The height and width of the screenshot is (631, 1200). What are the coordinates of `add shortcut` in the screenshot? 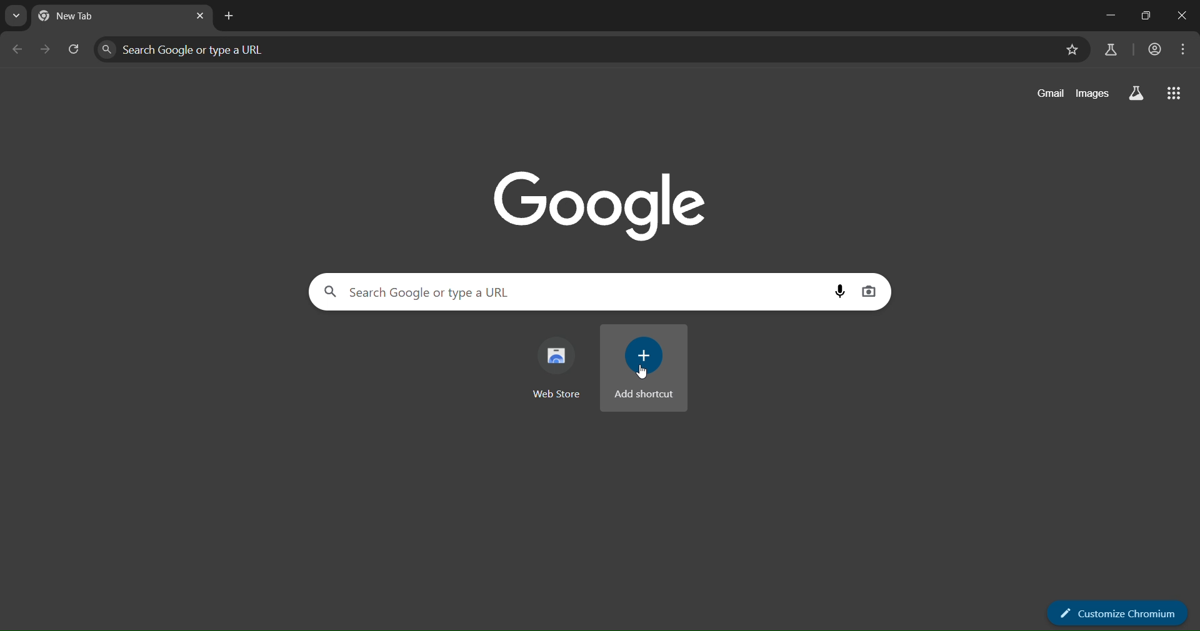 It's located at (644, 367).